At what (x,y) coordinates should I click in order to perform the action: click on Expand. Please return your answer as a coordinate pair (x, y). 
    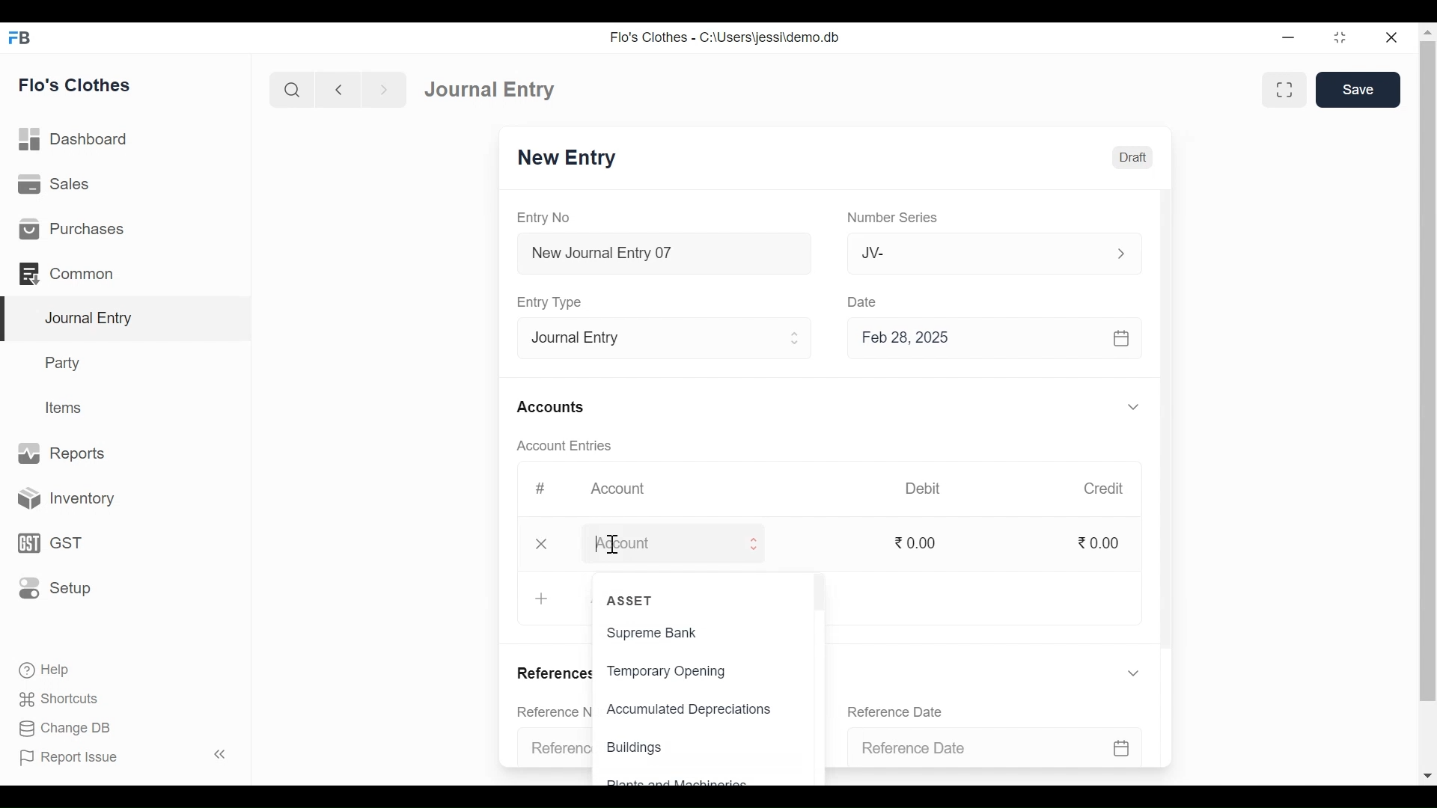
    Looking at the image, I should click on (1134, 405).